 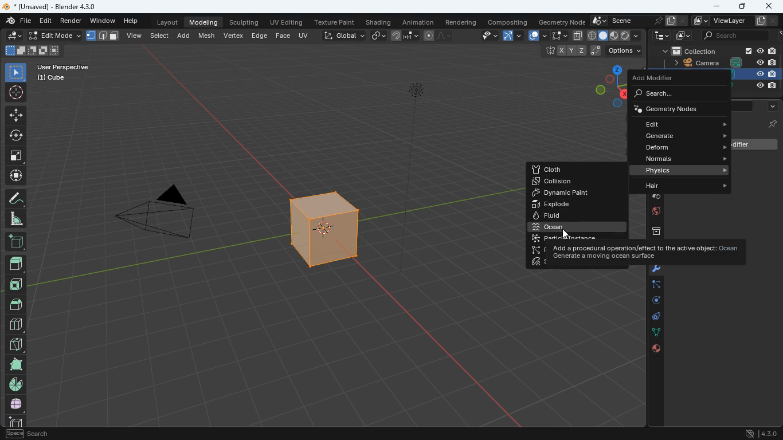 What do you see at coordinates (741, 7) in the screenshot?
I see `maximize` at bounding box center [741, 7].